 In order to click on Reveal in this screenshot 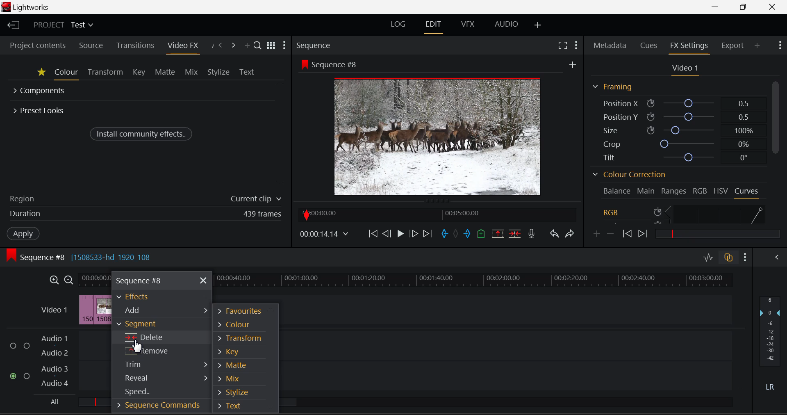, I will do `click(161, 377)`.